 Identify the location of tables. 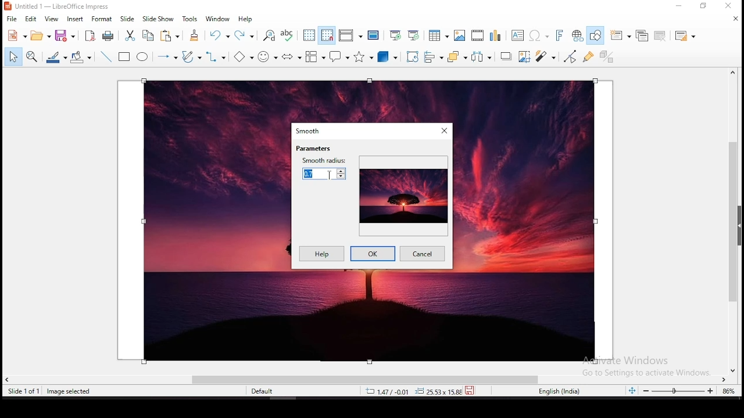
(437, 35).